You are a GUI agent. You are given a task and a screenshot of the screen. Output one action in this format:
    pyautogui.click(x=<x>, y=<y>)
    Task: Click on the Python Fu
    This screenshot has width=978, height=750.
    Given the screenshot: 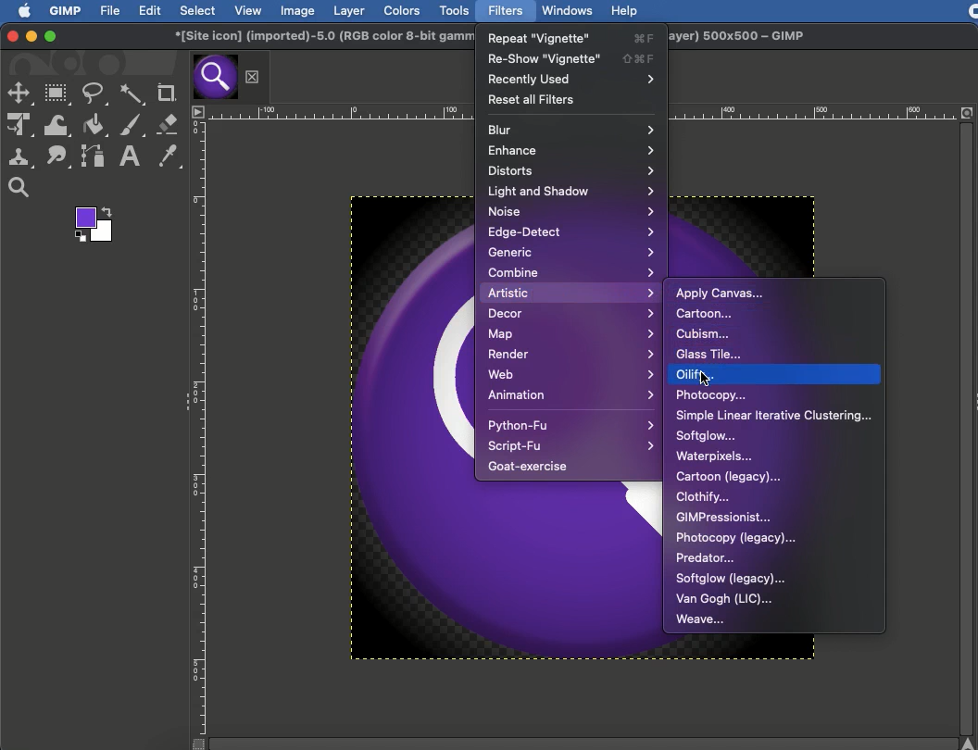 What is the action you would take?
    pyautogui.click(x=570, y=425)
    